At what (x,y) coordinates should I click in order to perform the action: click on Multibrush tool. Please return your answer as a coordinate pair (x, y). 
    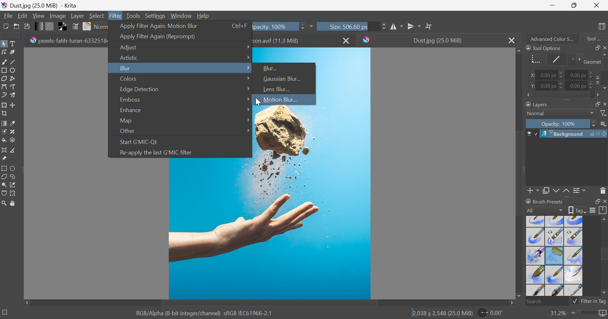
    Looking at the image, I should click on (15, 95).